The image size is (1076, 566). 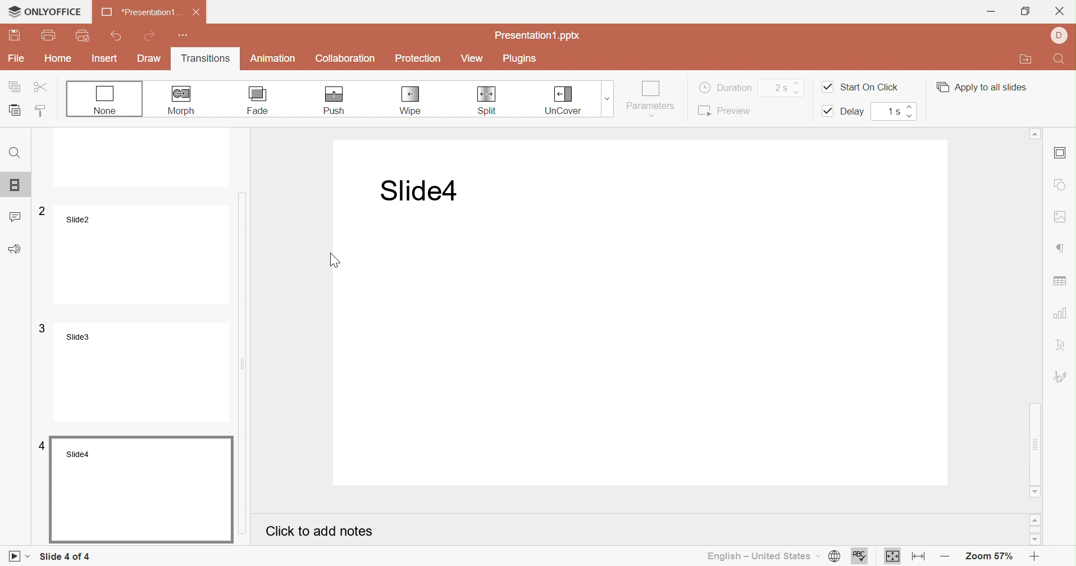 What do you see at coordinates (118, 34) in the screenshot?
I see `Undo` at bounding box center [118, 34].